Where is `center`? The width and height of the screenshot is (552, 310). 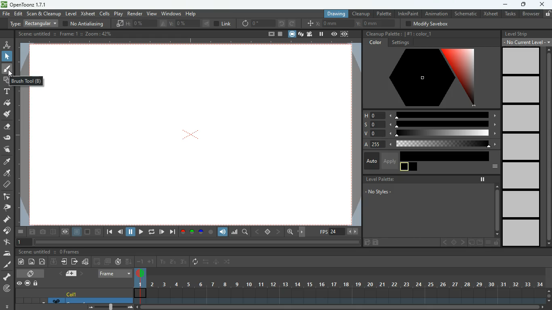 center is located at coordinates (268, 231).